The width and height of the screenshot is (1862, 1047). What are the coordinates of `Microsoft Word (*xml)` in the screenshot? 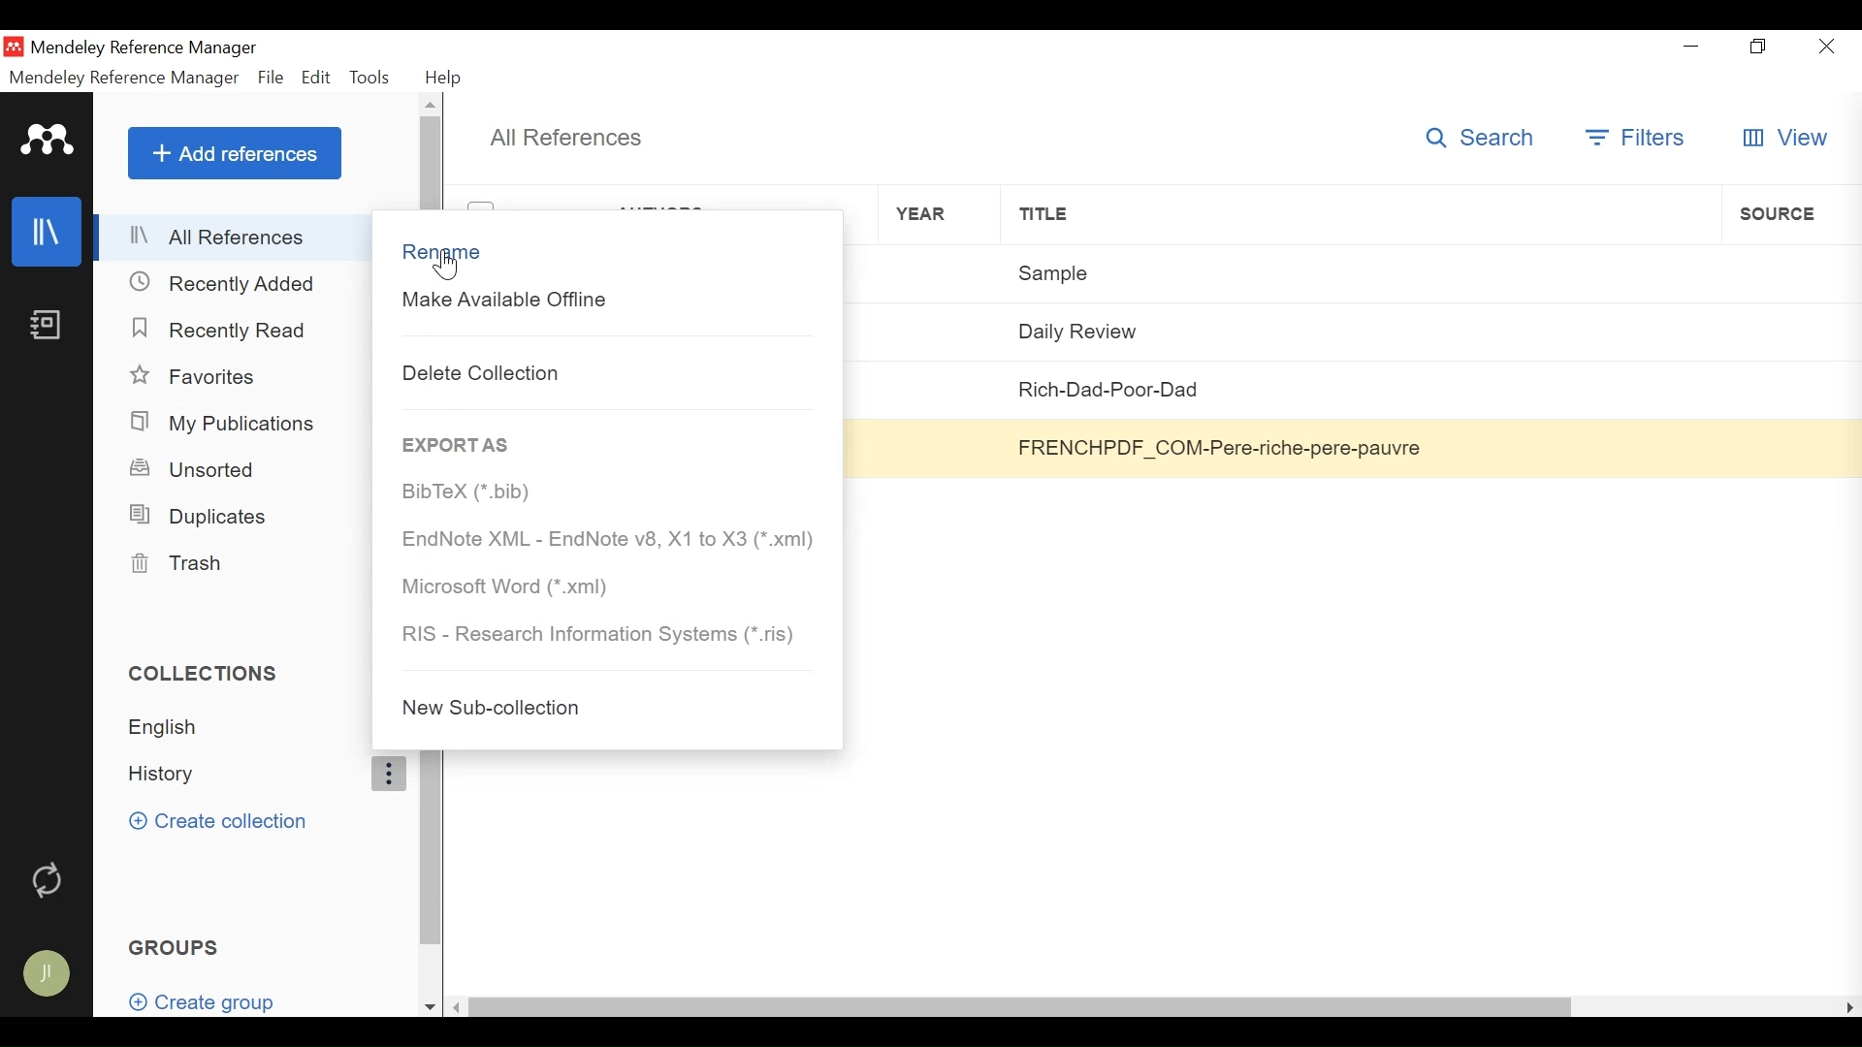 It's located at (607, 587).